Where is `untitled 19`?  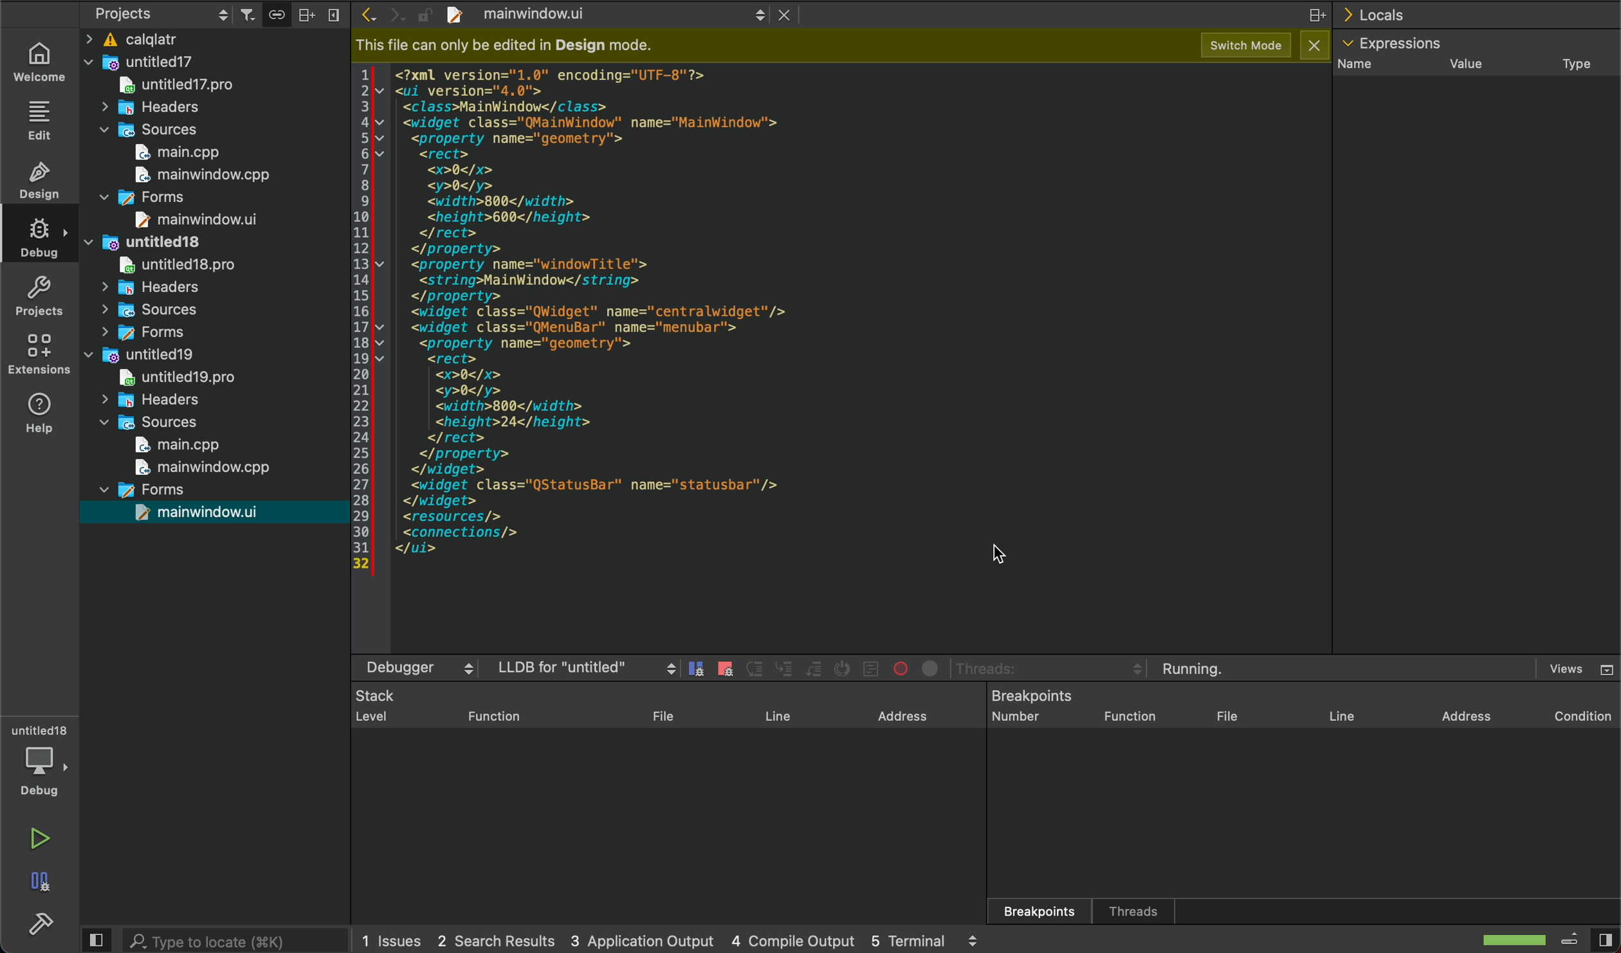 untitled 19 is located at coordinates (138, 356).